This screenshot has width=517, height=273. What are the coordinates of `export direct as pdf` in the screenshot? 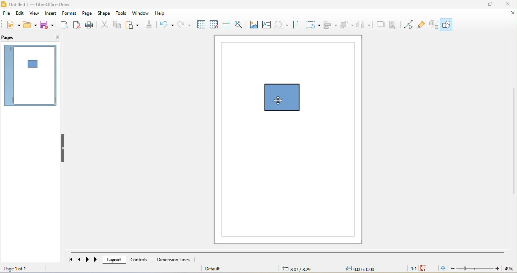 It's located at (77, 26).